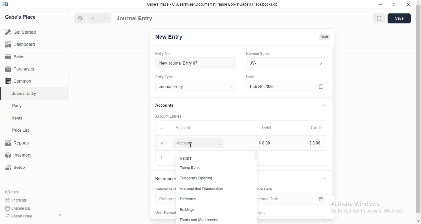 This screenshot has width=421, height=224. What do you see at coordinates (171, 37) in the screenshot?
I see `New Entry` at bounding box center [171, 37].